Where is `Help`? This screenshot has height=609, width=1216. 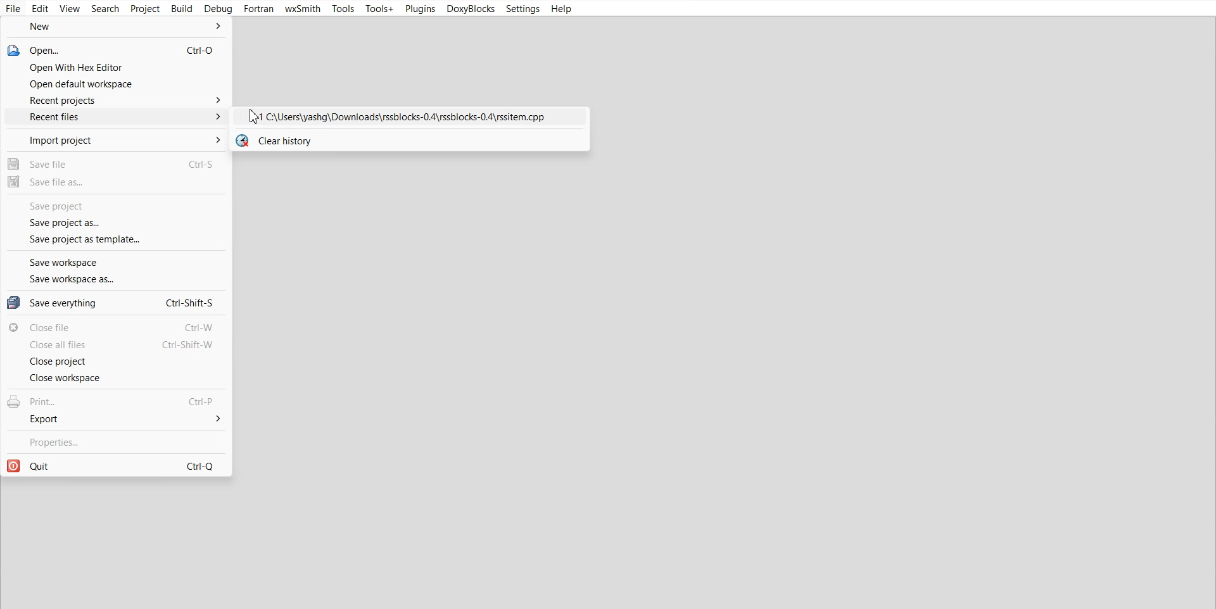 Help is located at coordinates (560, 9).